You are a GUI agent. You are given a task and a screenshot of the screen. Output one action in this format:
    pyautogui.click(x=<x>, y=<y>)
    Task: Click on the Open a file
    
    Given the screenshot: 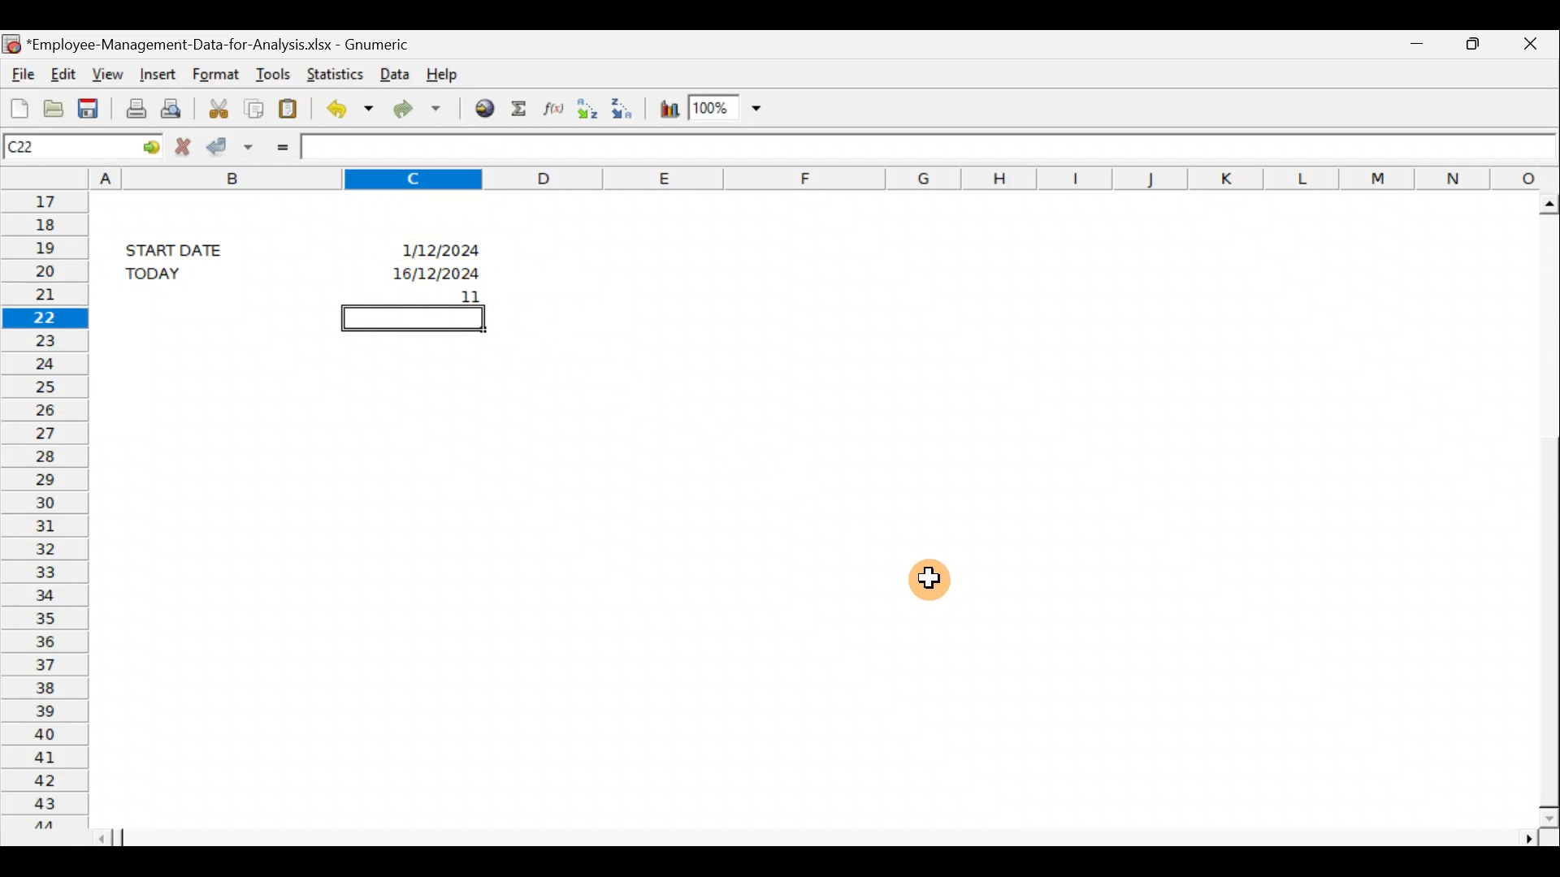 What is the action you would take?
    pyautogui.click(x=52, y=106)
    